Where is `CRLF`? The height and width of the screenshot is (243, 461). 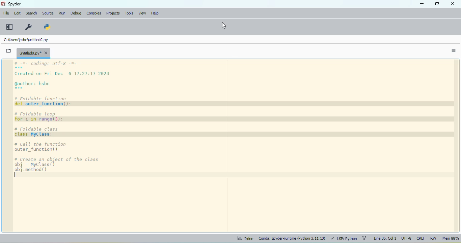
CRLF is located at coordinates (421, 239).